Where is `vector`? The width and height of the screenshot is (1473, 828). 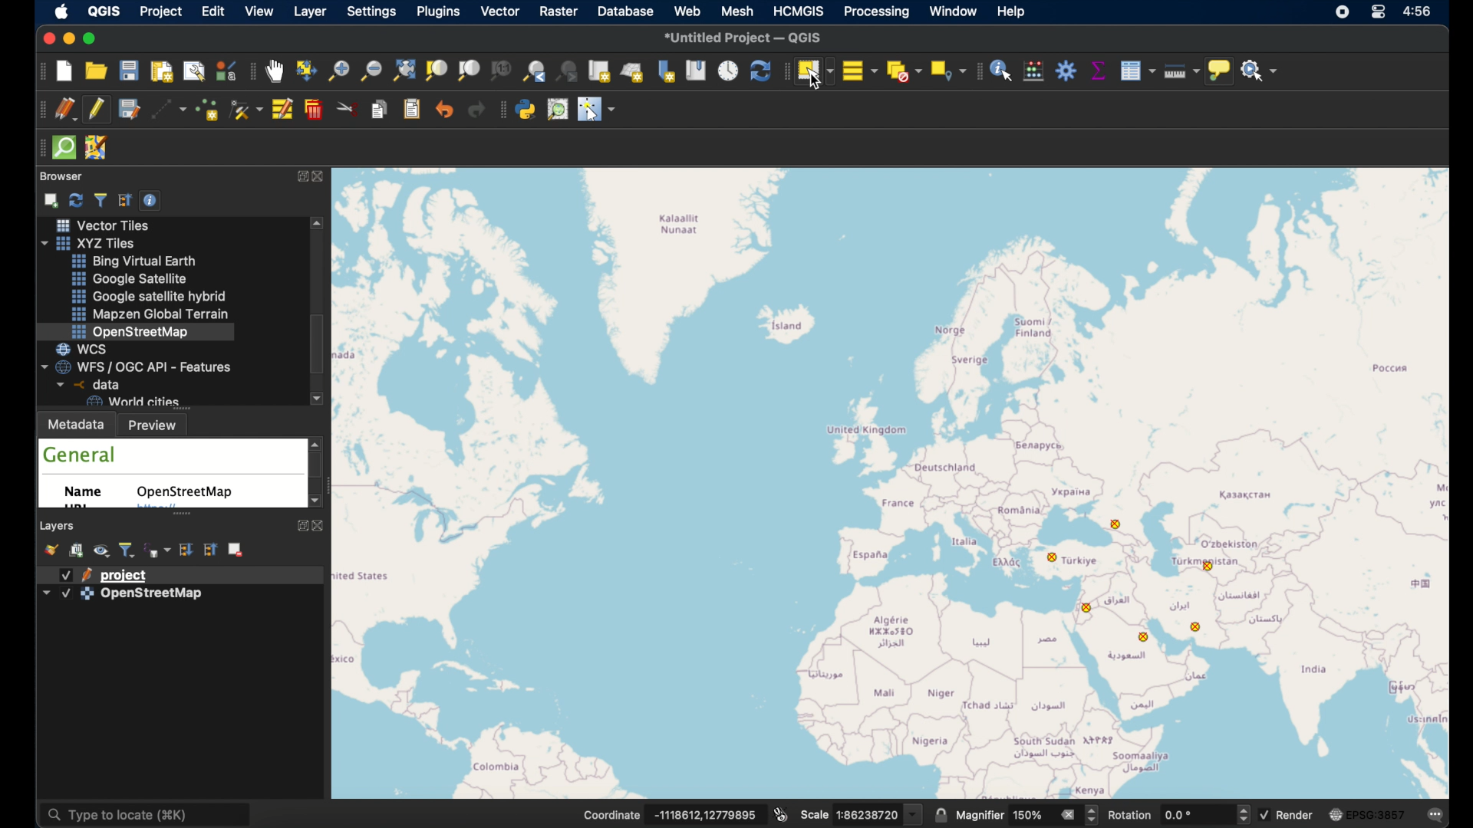
vector is located at coordinates (500, 12).